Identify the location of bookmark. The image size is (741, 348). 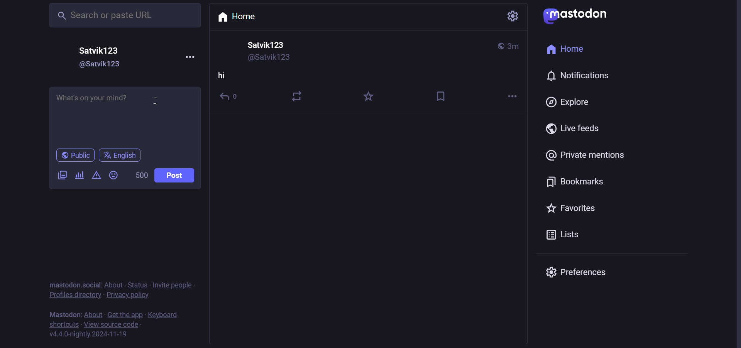
(578, 182).